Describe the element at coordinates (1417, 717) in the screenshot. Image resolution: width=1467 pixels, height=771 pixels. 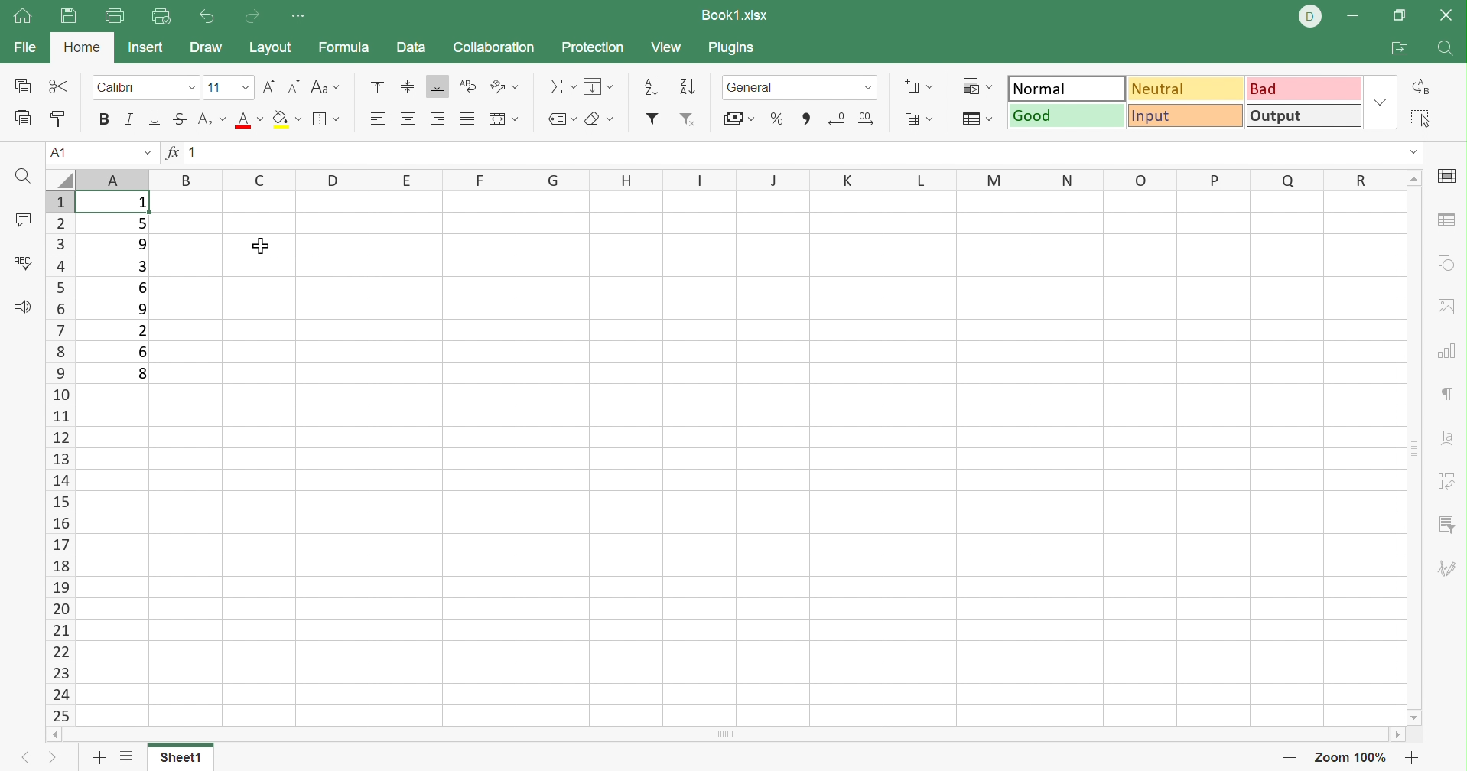
I see `Scroll Down` at that location.